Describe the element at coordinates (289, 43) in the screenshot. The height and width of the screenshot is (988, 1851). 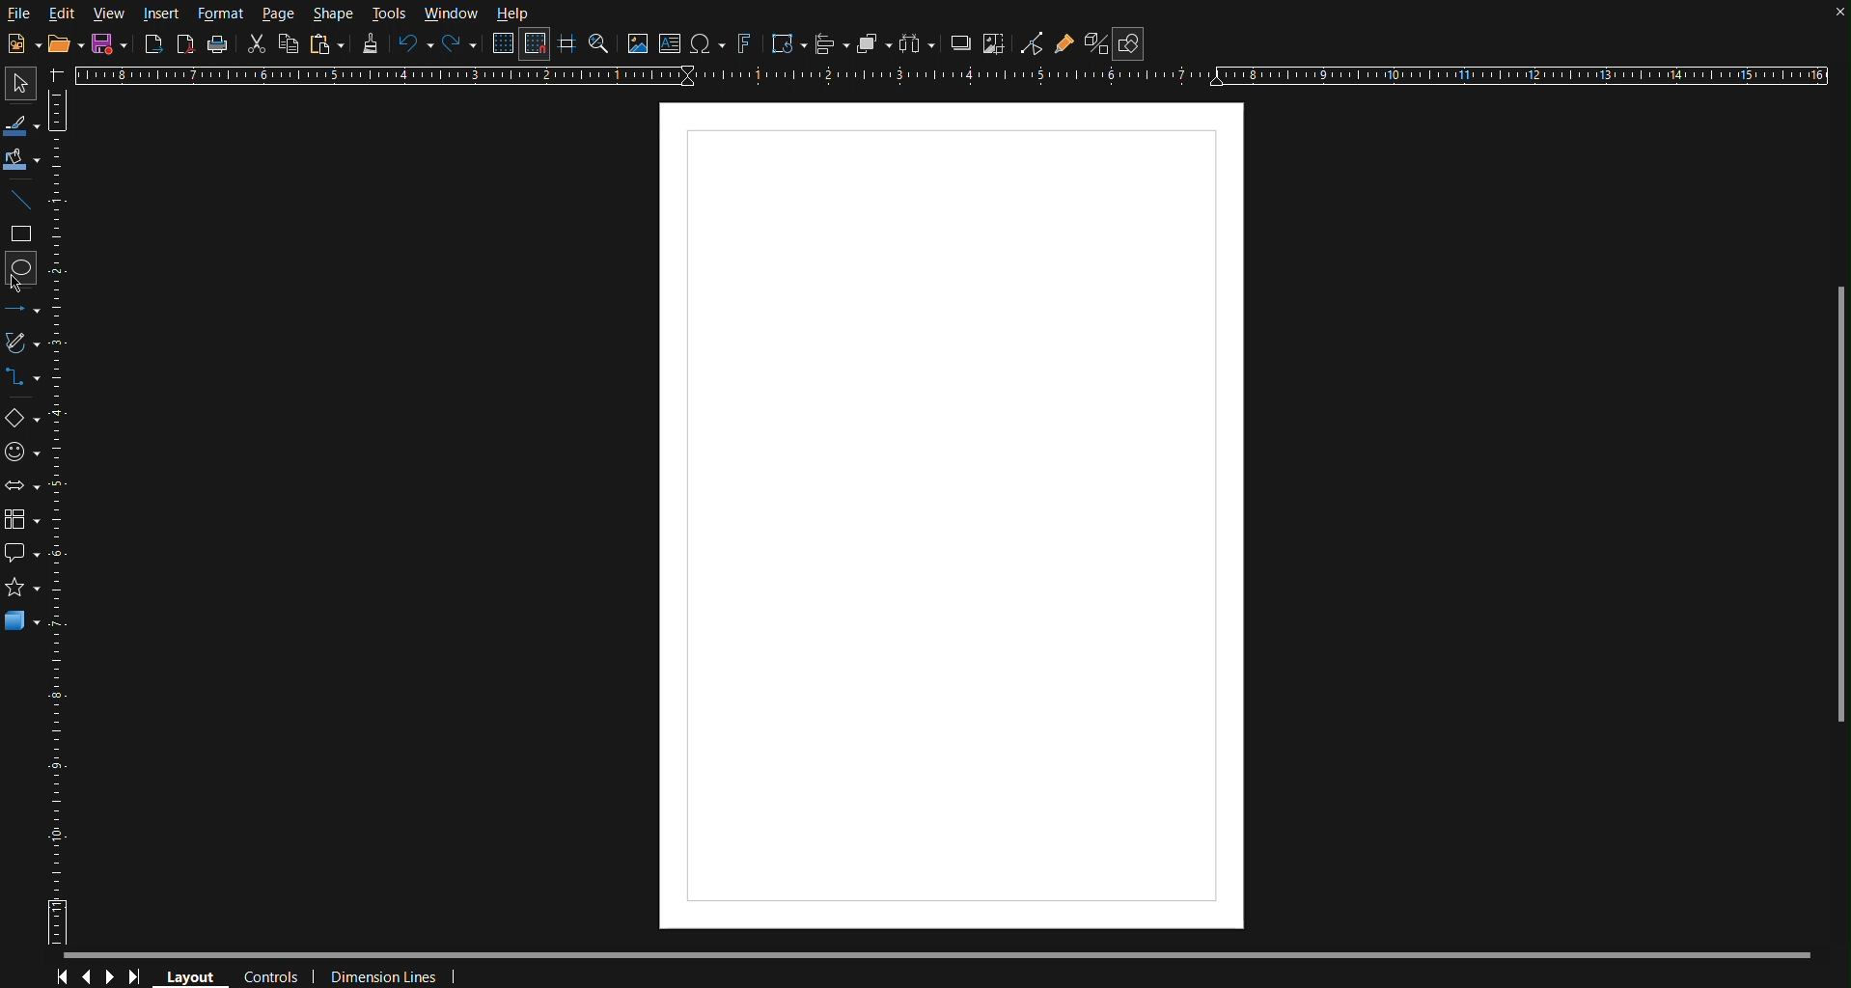
I see `Copy` at that location.